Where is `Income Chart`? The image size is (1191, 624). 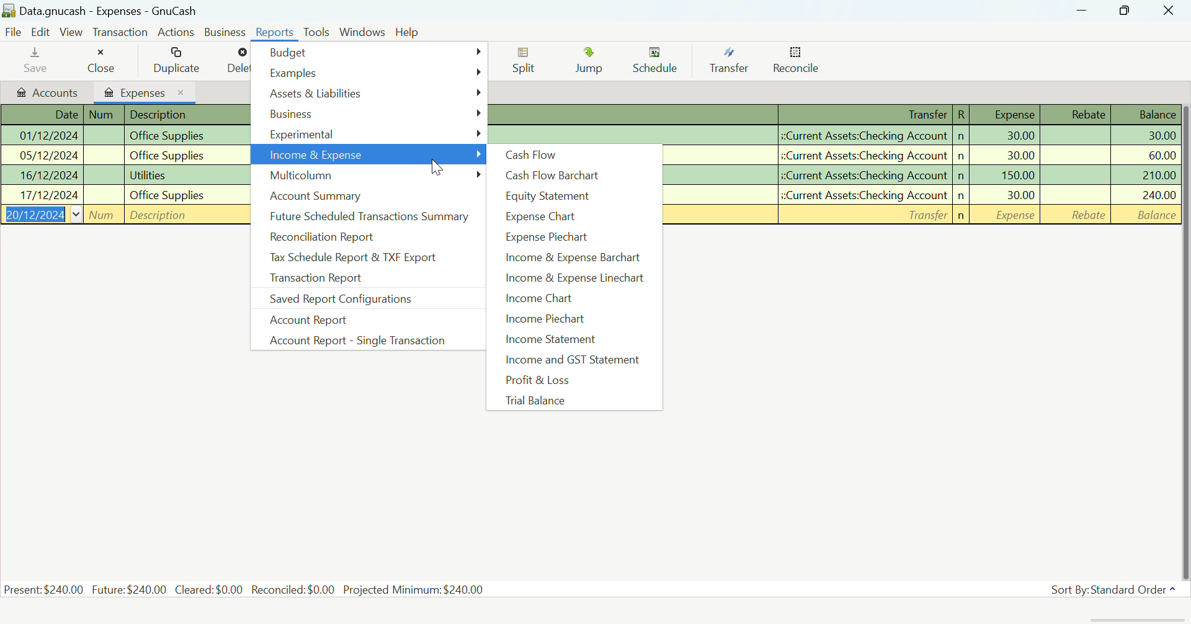 Income Chart is located at coordinates (574, 299).